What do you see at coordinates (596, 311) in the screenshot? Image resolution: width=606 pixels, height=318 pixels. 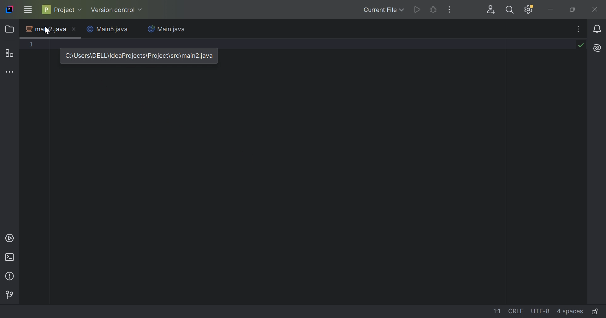 I see `Make file read-only` at bounding box center [596, 311].